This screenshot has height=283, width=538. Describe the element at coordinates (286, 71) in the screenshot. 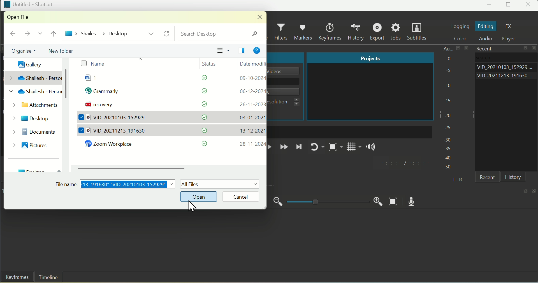

I see `Name of file` at that location.